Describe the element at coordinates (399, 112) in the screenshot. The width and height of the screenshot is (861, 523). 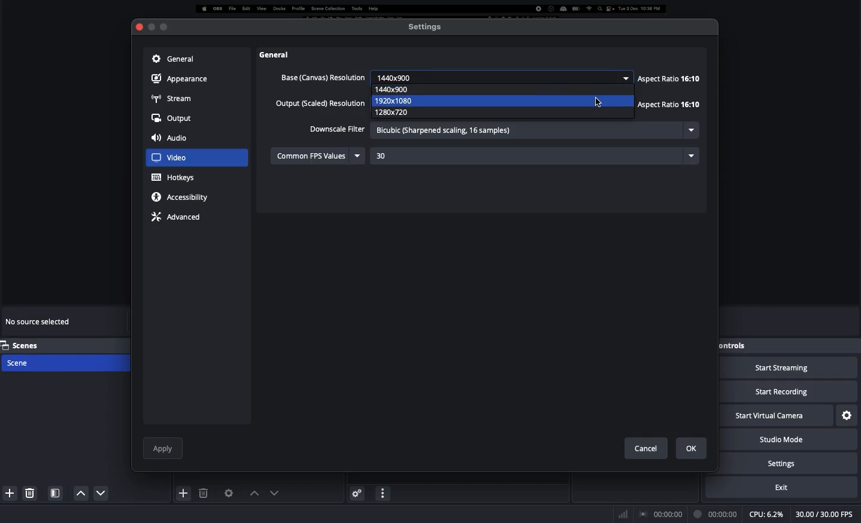
I see `1280X720` at that location.